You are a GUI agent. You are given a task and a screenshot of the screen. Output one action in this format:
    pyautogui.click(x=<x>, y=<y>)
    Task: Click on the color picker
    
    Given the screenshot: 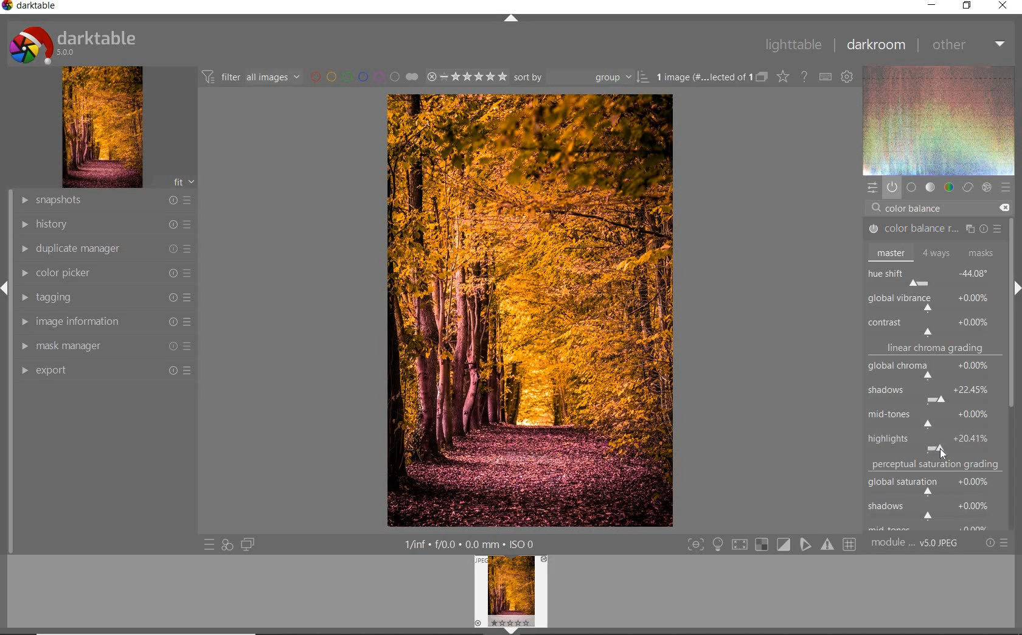 What is the action you would take?
    pyautogui.click(x=105, y=274)
    